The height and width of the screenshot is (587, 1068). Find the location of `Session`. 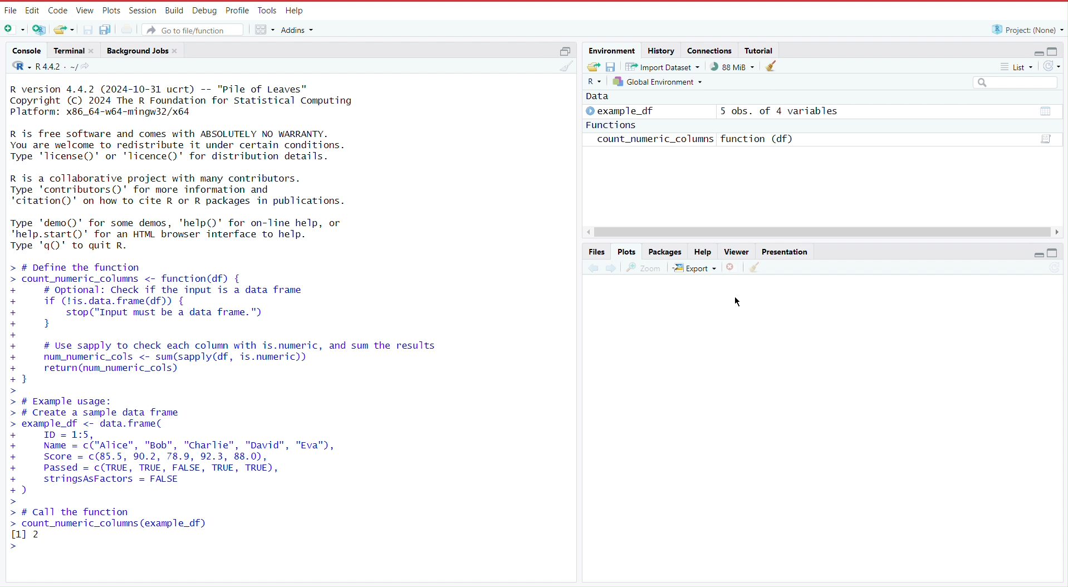

Session is located at coordinates (141, 10).